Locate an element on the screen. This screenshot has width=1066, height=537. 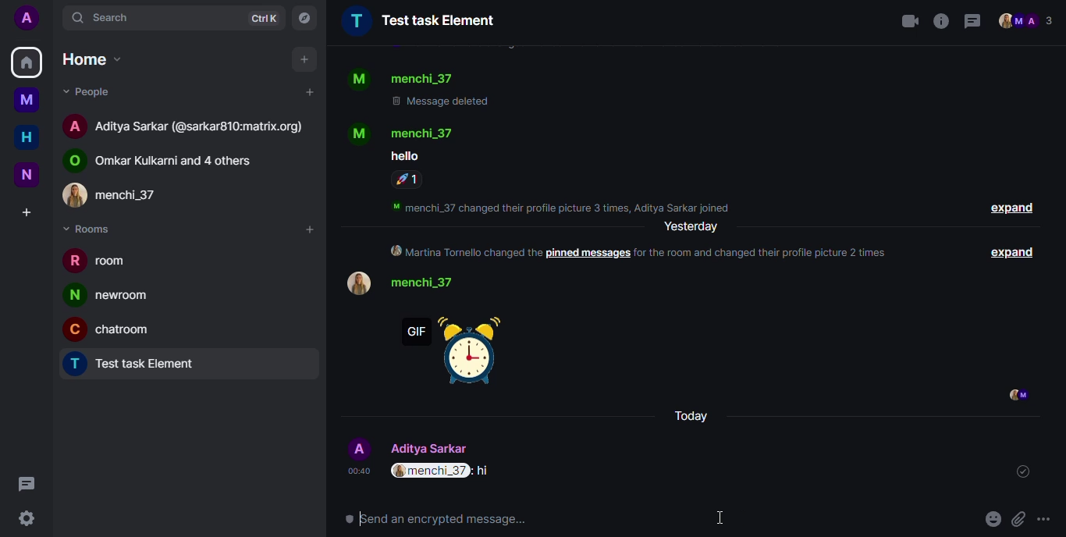
info is located at coordinates (567, 207).